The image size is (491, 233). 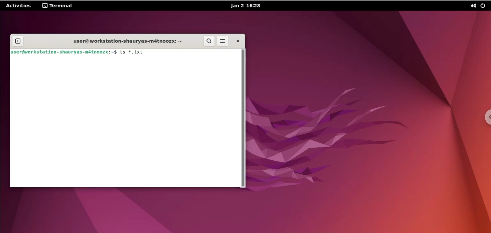 I want to click on Activities, so click(x=19, y=6).